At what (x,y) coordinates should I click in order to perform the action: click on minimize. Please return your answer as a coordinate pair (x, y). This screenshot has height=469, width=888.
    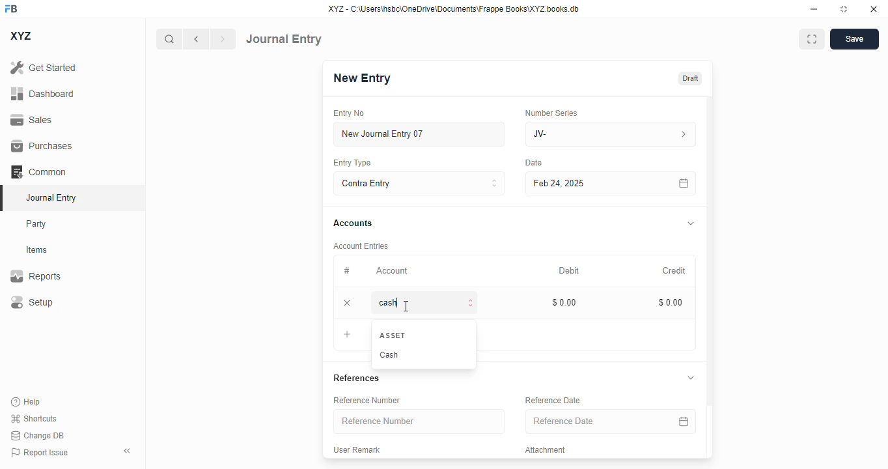
    Looking at the image, I should click on (814, 9).